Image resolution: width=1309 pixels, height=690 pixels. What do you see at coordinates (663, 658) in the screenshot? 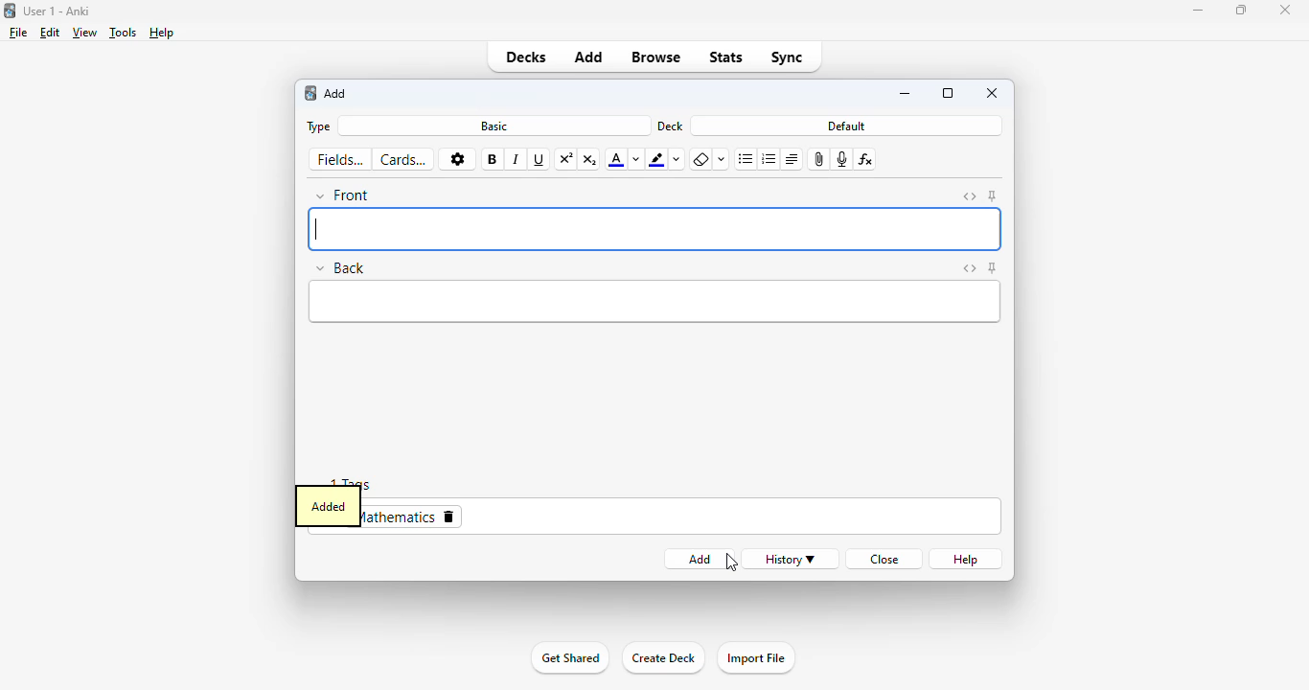
I see `create deck` at bounding box center [663, 658].